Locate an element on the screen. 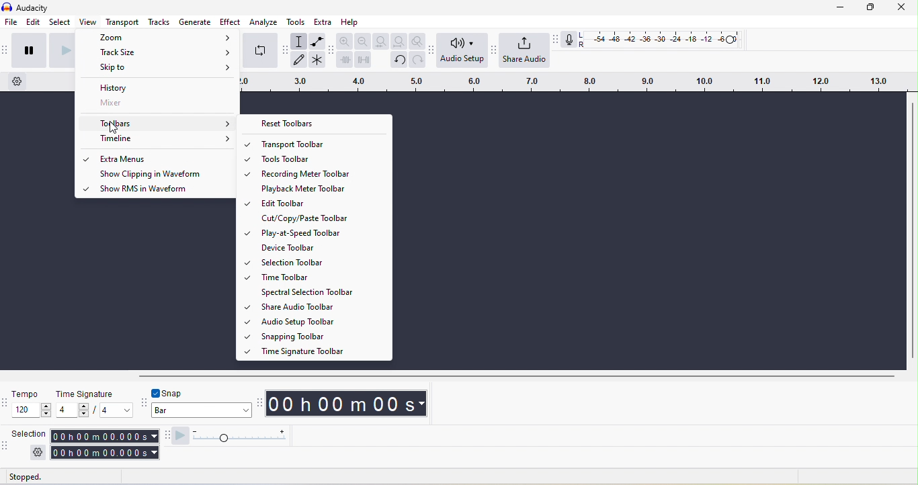 This screenshot has height=485, width=918. minimize is located at coordinates (840, 7).